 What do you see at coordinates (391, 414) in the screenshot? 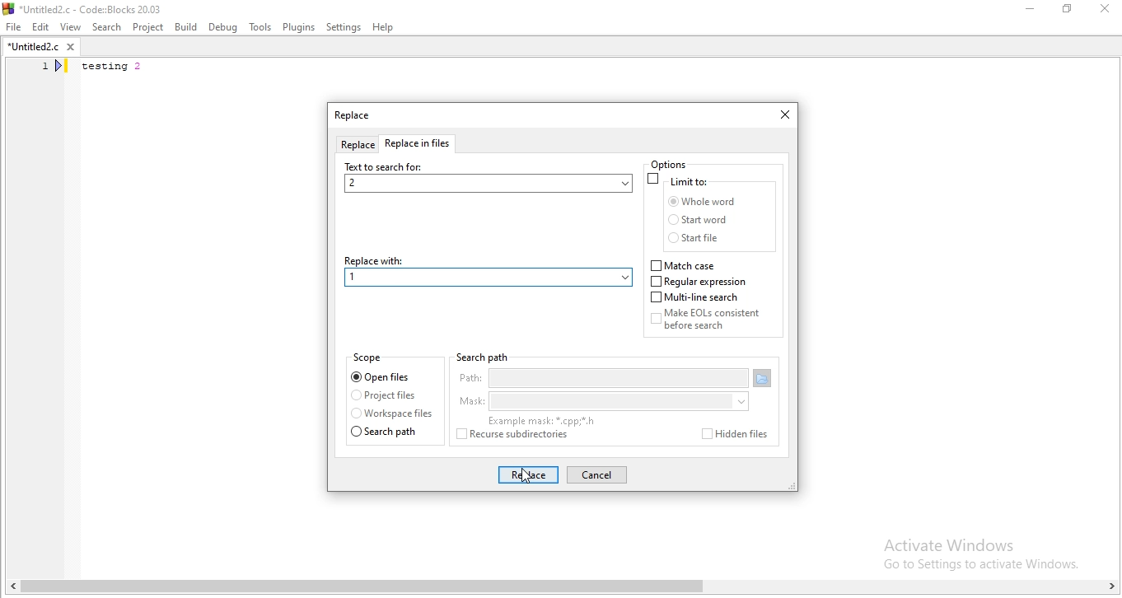
I see `workspace files` at bounding box center [391, 414].